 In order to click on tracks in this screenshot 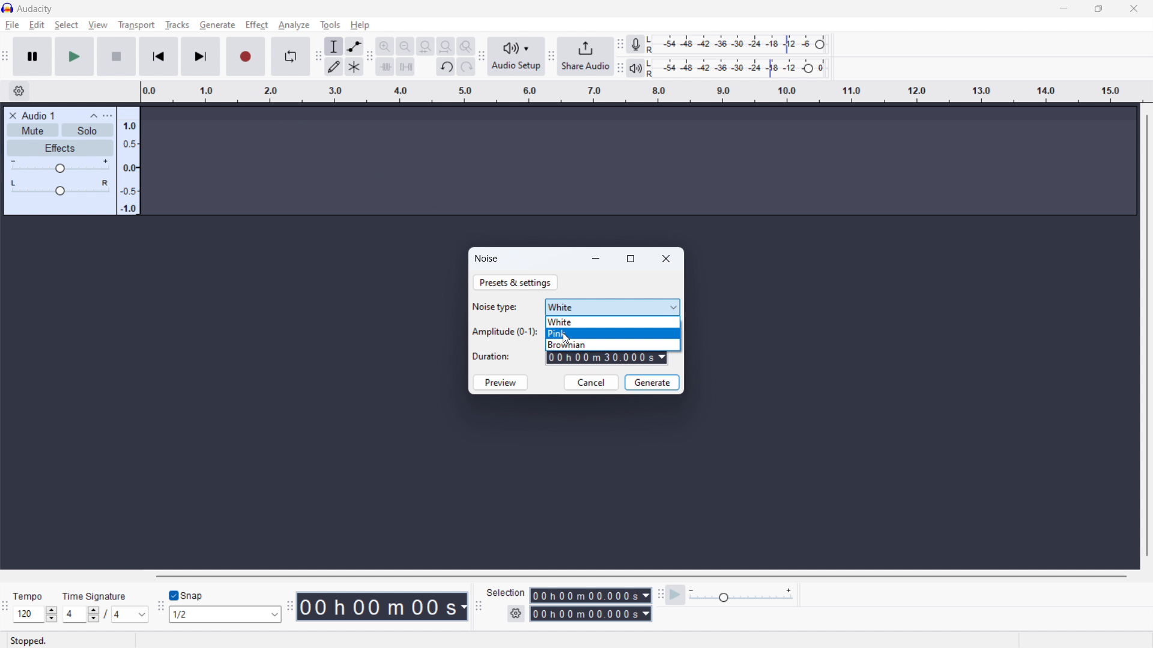, I will do `click(177, 25)`.